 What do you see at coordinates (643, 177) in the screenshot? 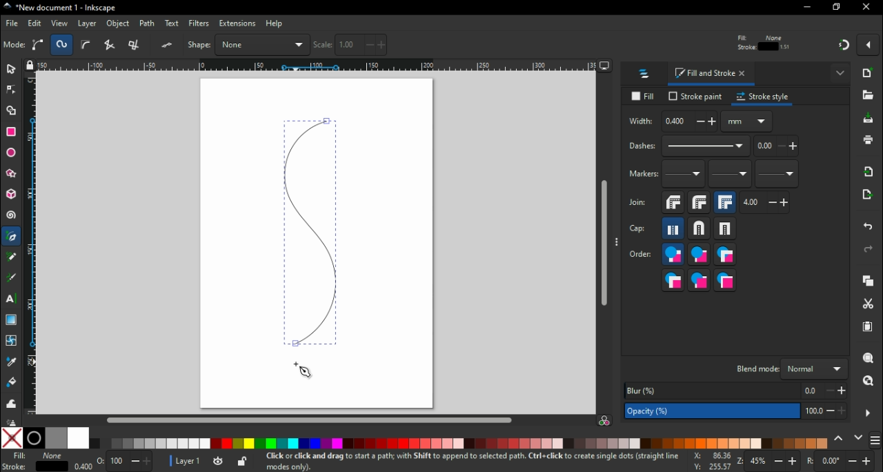
I see `markers` at bounding box center [643, 177].